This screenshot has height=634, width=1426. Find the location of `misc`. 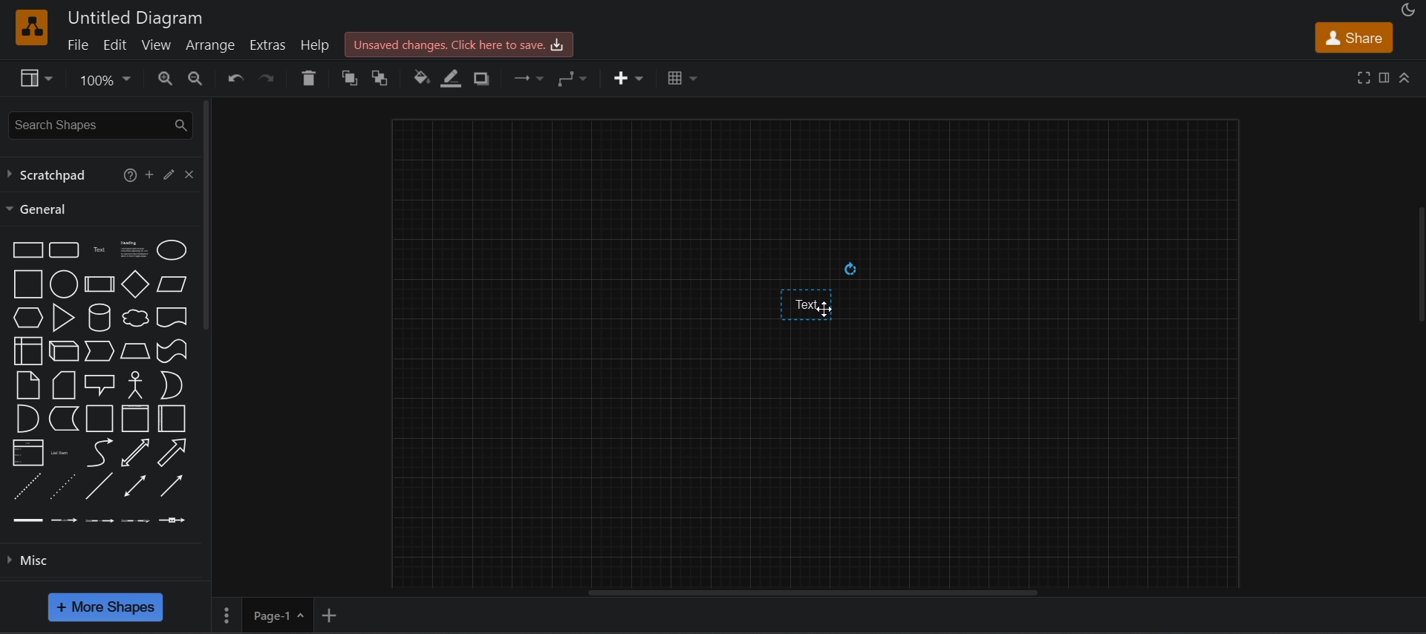

misc is located at coordinates (27, 561).